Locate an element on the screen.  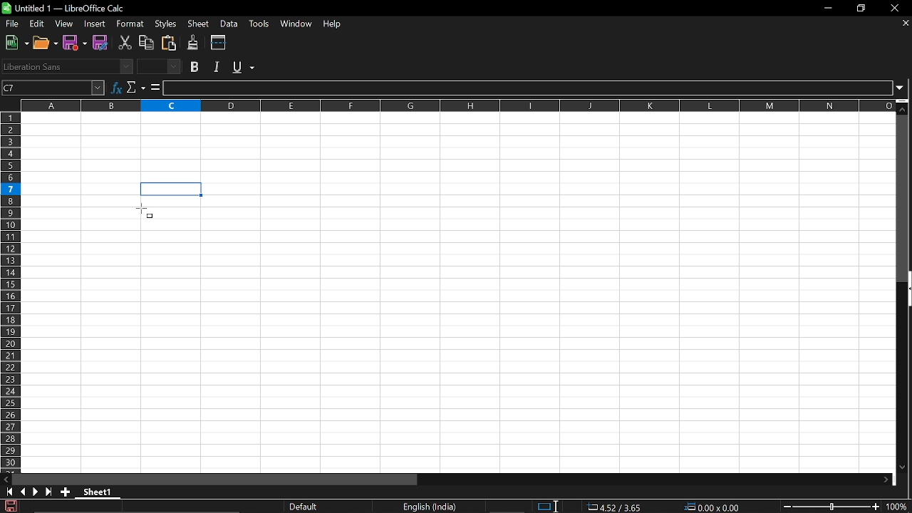
Formula standard selection is located at coordinates (668, 507).